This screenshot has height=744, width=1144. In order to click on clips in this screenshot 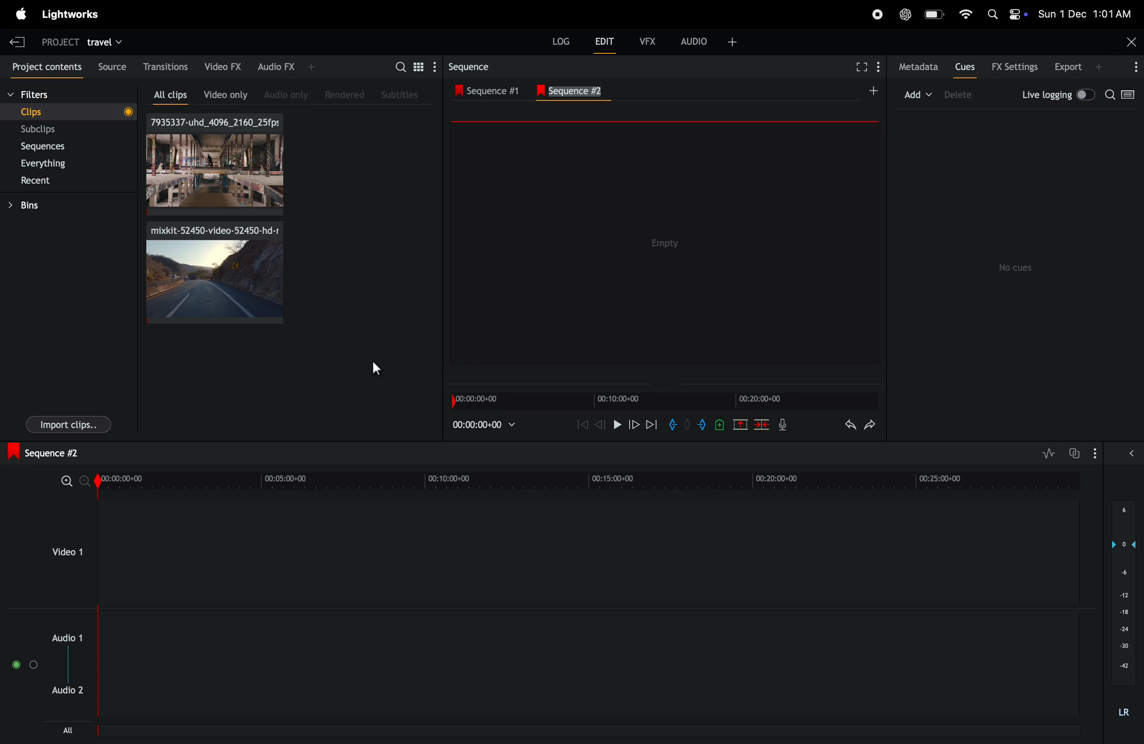, I will do `click(213, 164)`.